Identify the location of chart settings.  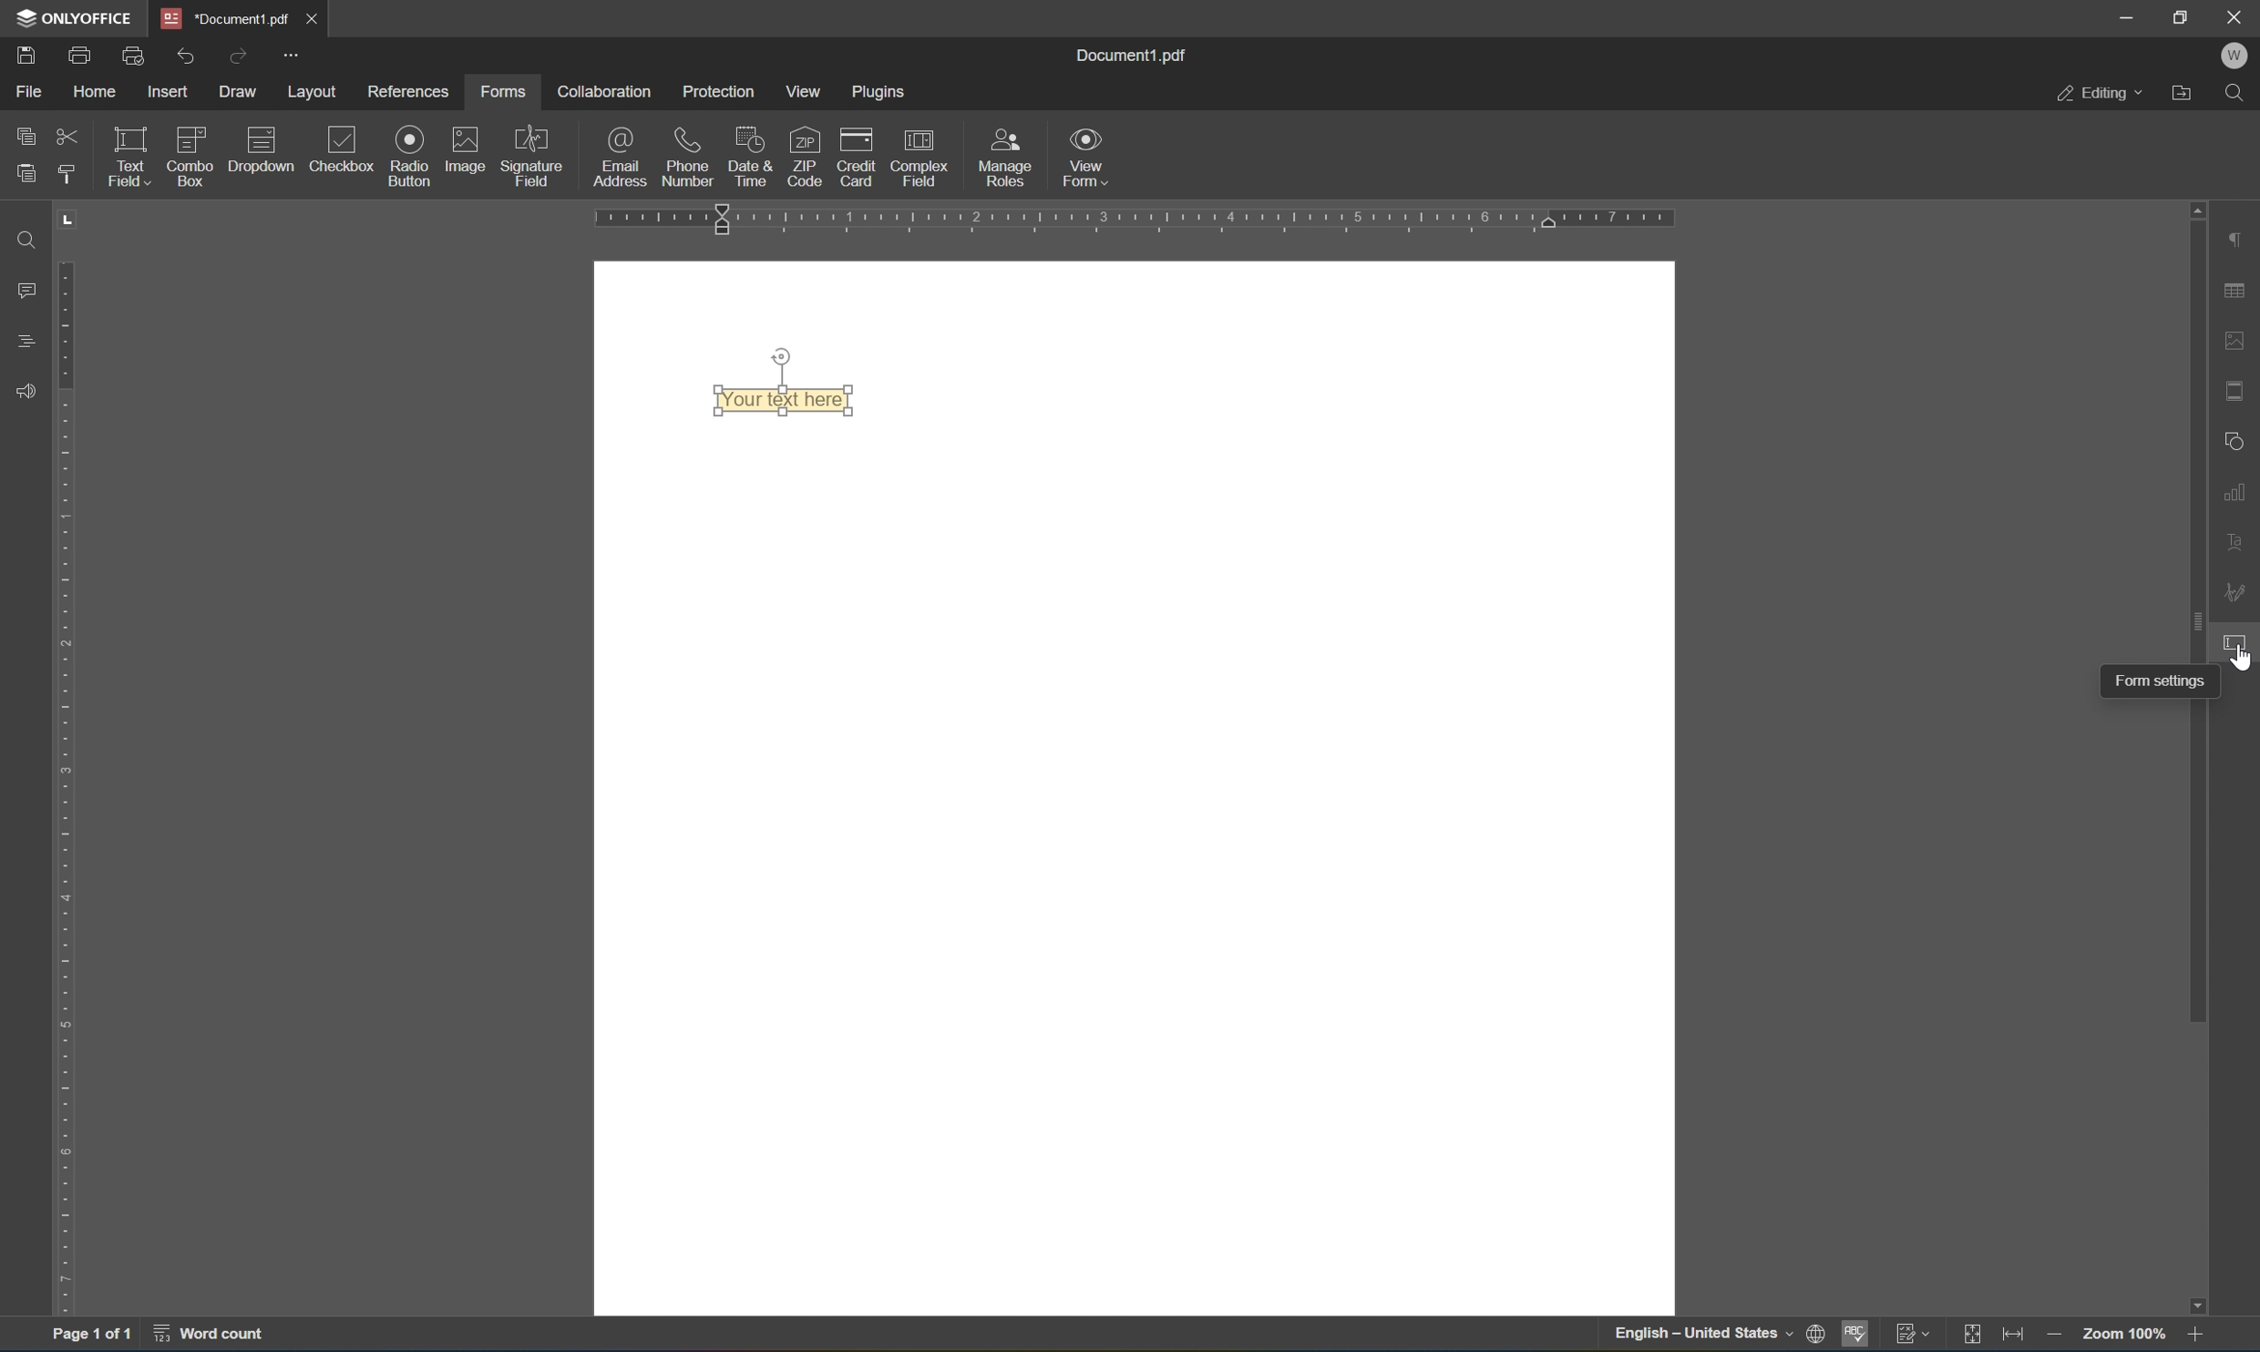
(2240, 493).